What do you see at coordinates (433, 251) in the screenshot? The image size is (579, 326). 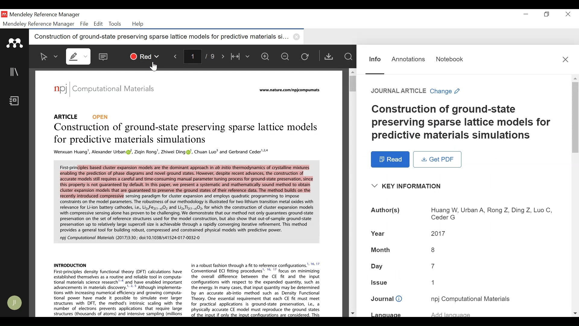 I see `8` at bounding box center [433, 251].